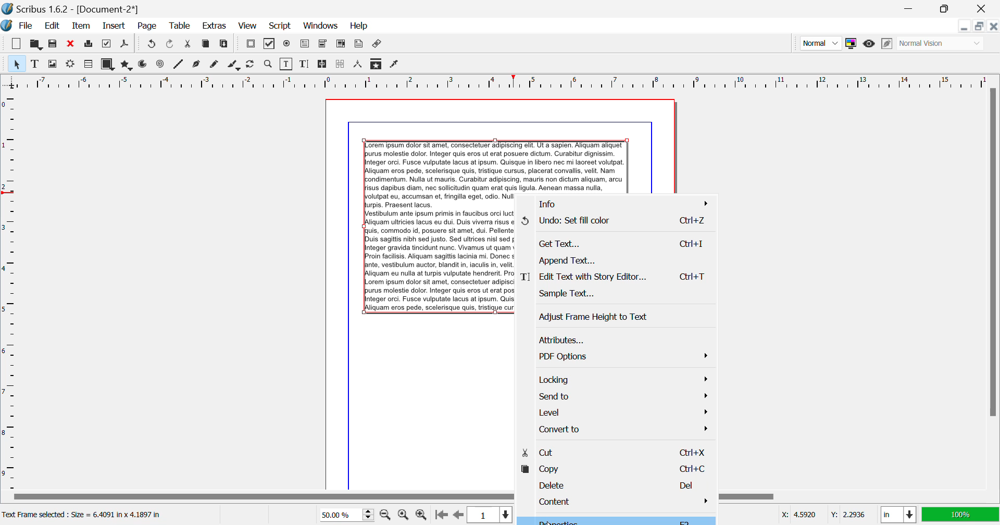 The image size is (1000, 525). Describe the element at coordinates (615, 378) in the screenshot. I see `Locking` at that location.